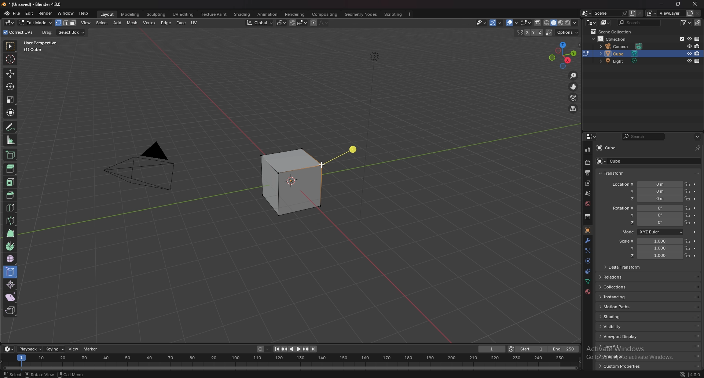 This screenshot has height=378, width=704. Describe the element at coordinates (618, 356) in the screenshot. I see `animation` at that location.